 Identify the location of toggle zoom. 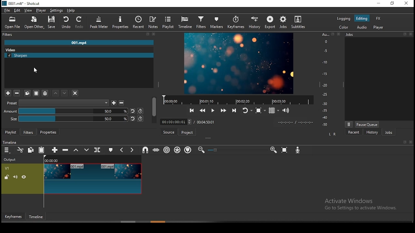
(259, 111).